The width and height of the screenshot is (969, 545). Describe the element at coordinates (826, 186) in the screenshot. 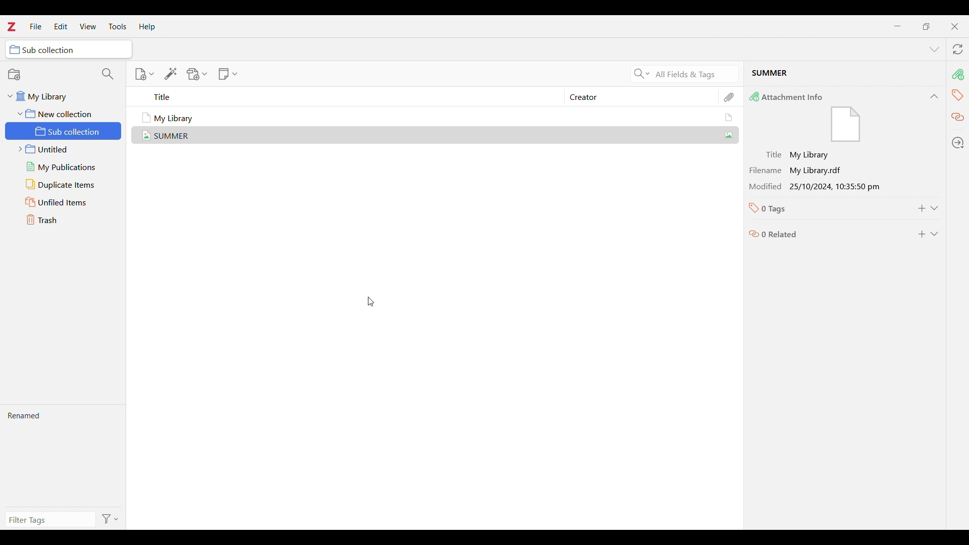

I see `Modification 25/10/2024 10:35:50 pm` at that location.